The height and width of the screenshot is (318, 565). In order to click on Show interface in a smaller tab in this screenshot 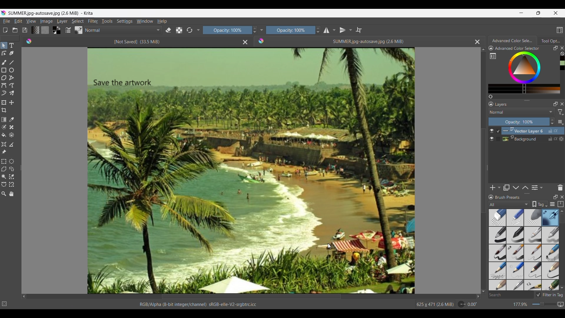, I will do `click(539, 13)`.